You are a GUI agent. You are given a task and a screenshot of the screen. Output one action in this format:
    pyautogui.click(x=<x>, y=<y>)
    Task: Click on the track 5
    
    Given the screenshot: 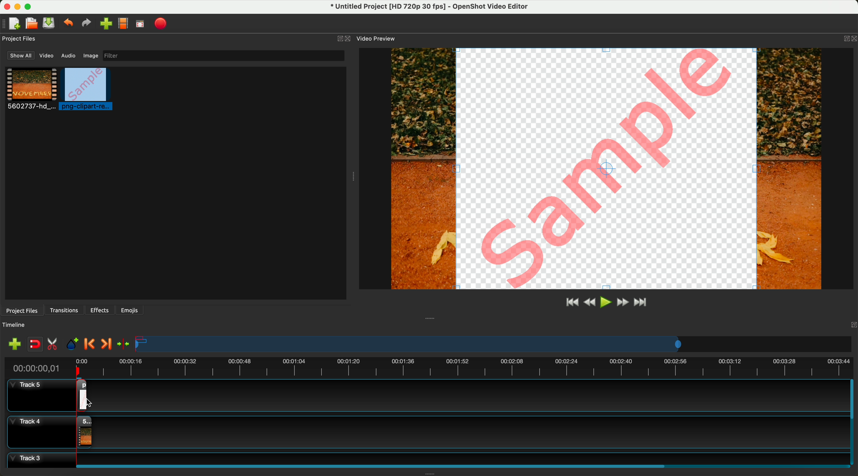 What is the action you would take?
    pyautogui.click(x=35, y=396)
    